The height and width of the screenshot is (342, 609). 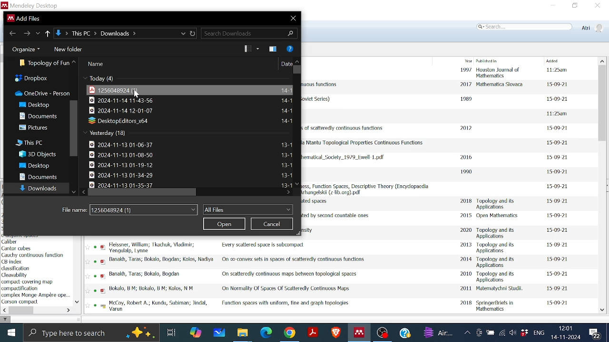 What do you see at coordinates (496, 306) in the screenshot?
I see `Published in` at bounding box center [496, 306].